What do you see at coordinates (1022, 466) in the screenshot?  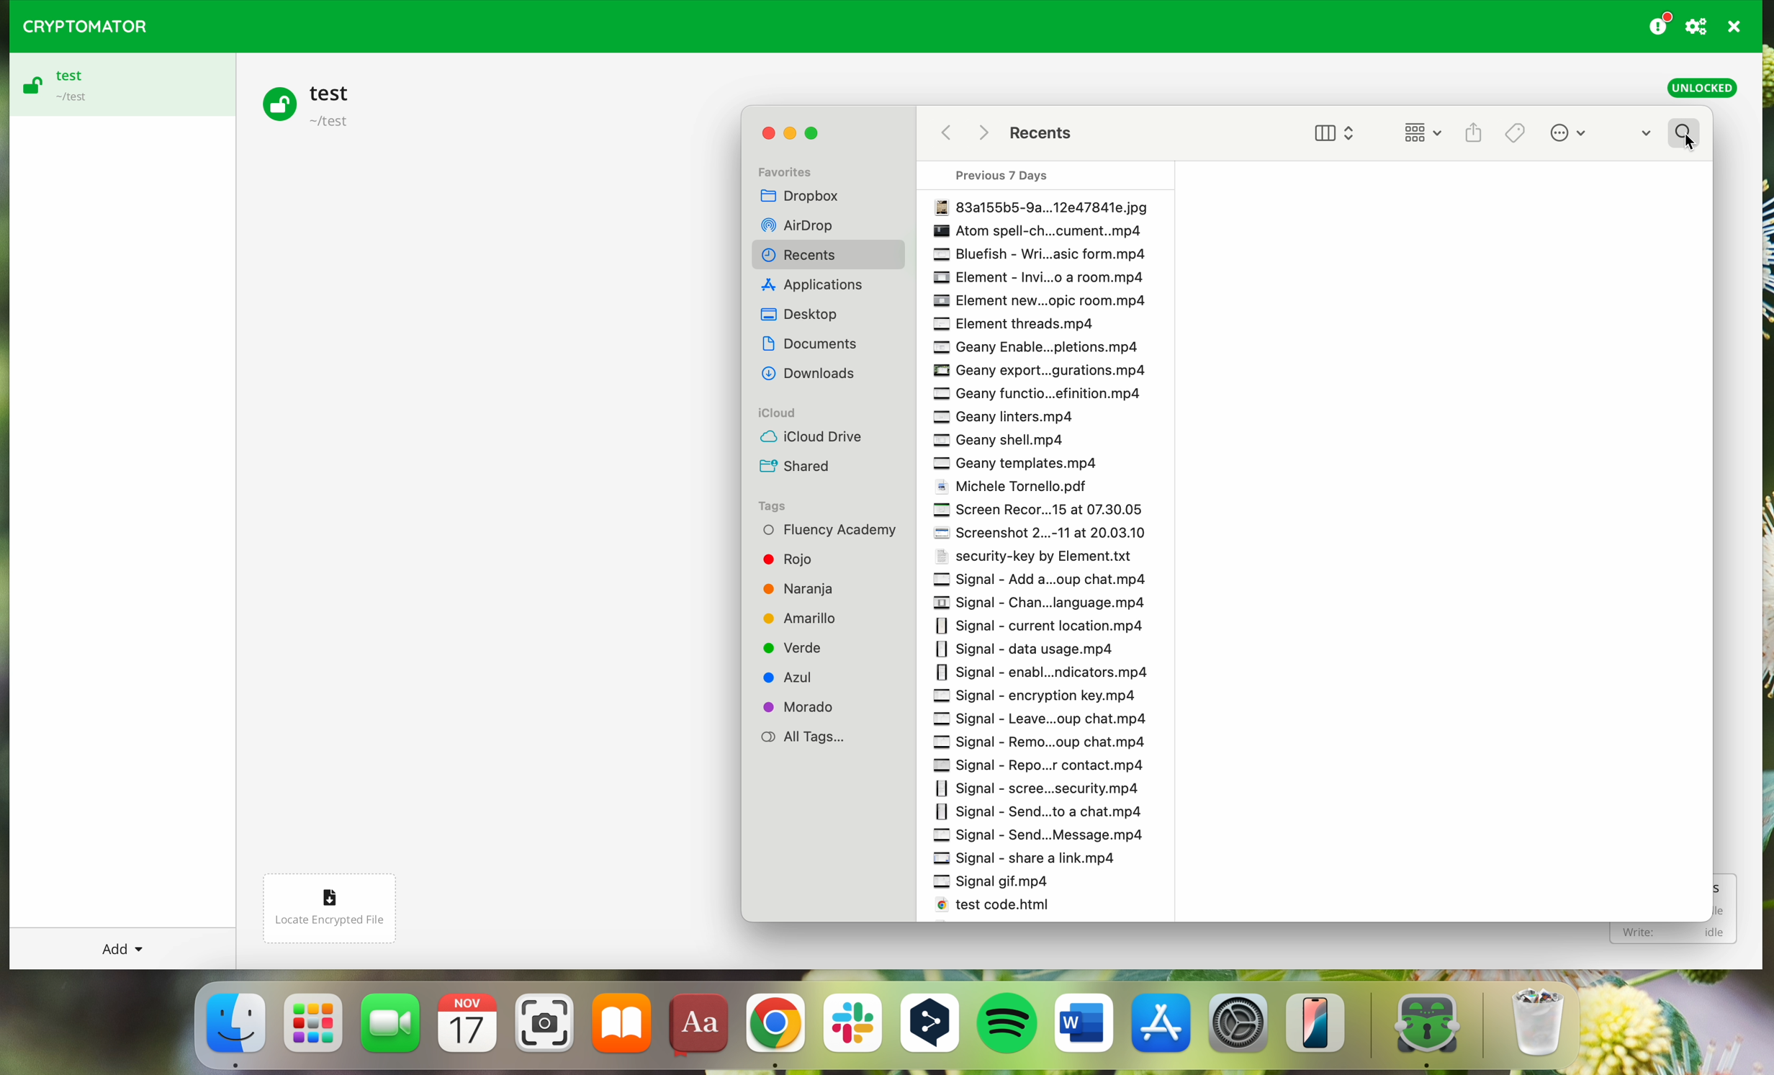 I see `Geany template` at bounding box center [1022, 466].